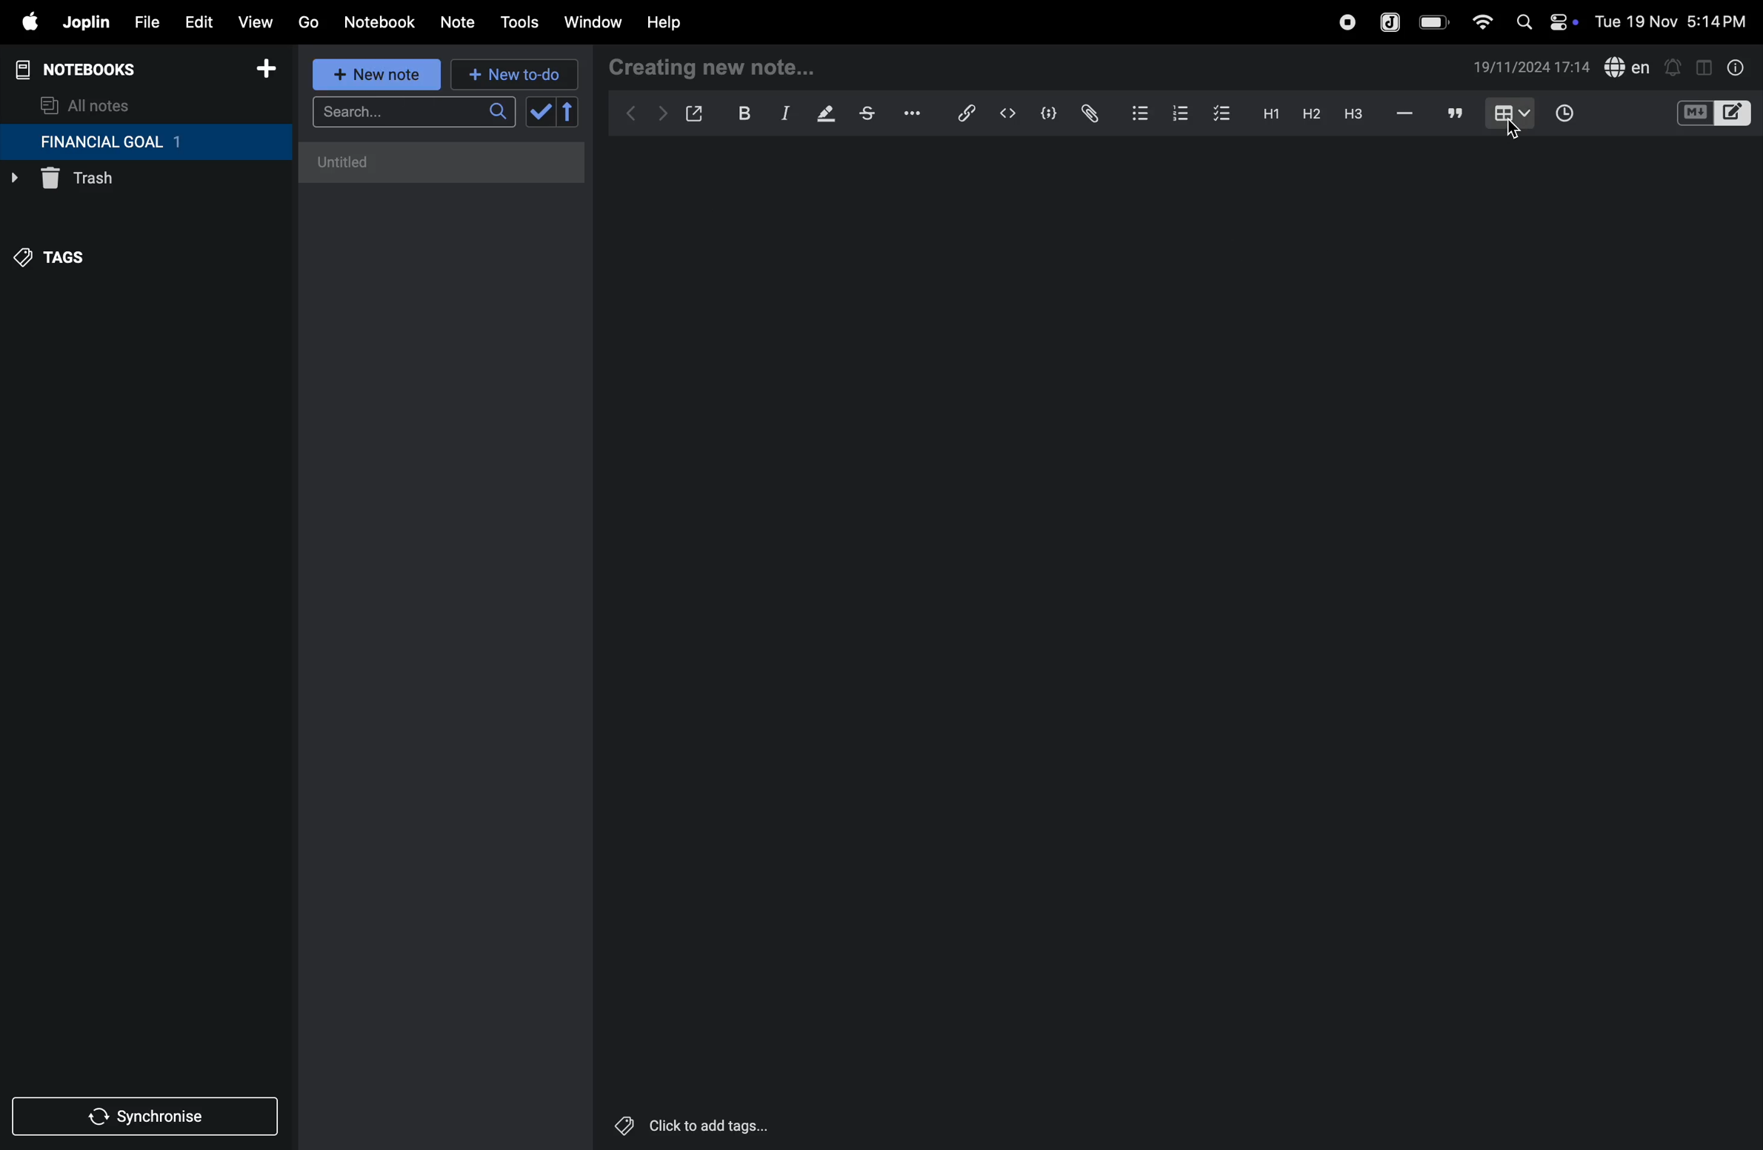 The image size is (1763, 1150). I want to click on financial goal, so click(145, 142).